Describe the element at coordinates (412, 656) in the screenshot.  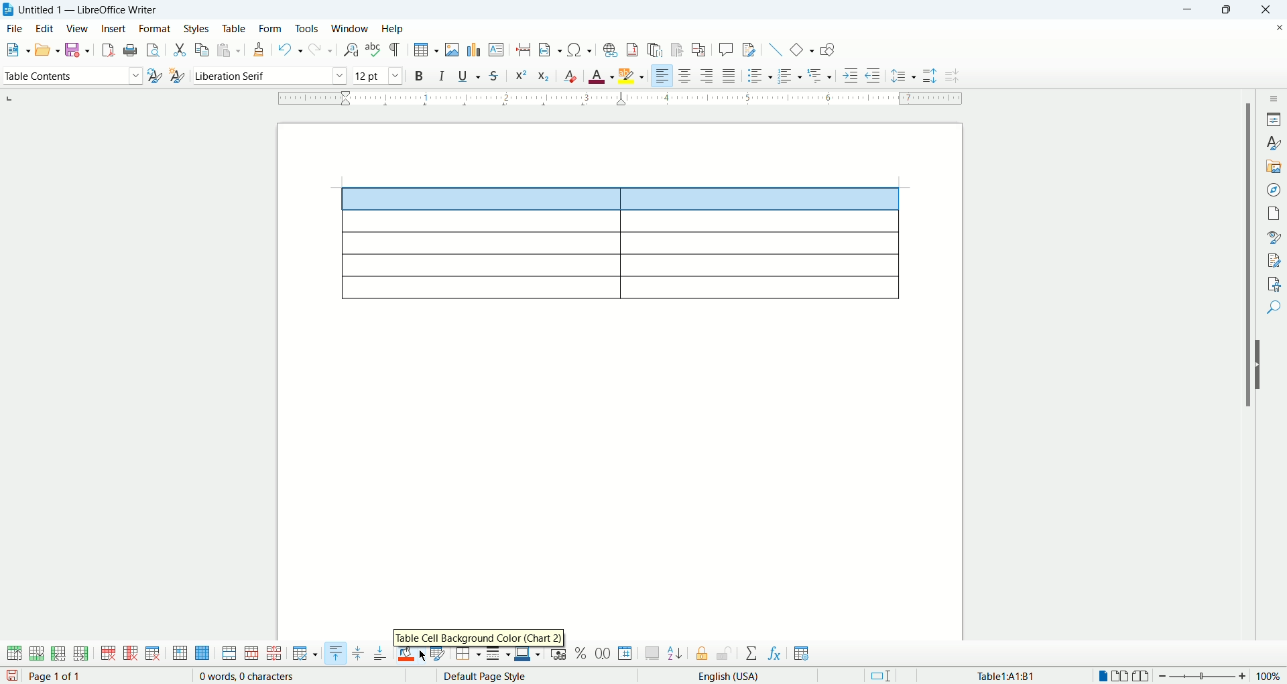
I see `cell background color` at that location.